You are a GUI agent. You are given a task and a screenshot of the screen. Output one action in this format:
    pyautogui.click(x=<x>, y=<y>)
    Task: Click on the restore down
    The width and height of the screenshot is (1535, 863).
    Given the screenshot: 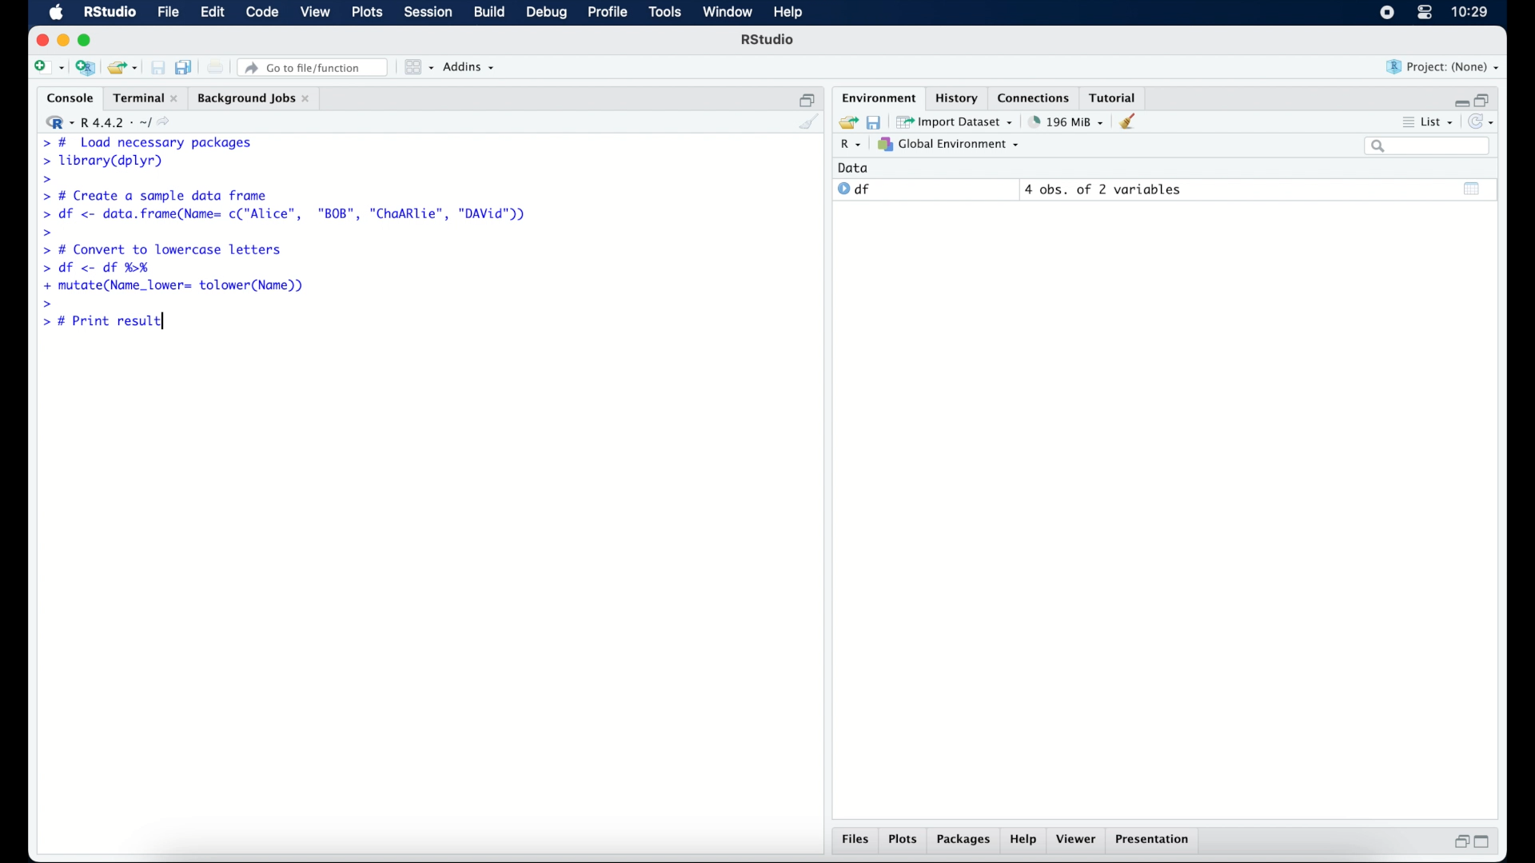 What is the action you would take?
    pyautogui.click(x=1459, y=843)
    